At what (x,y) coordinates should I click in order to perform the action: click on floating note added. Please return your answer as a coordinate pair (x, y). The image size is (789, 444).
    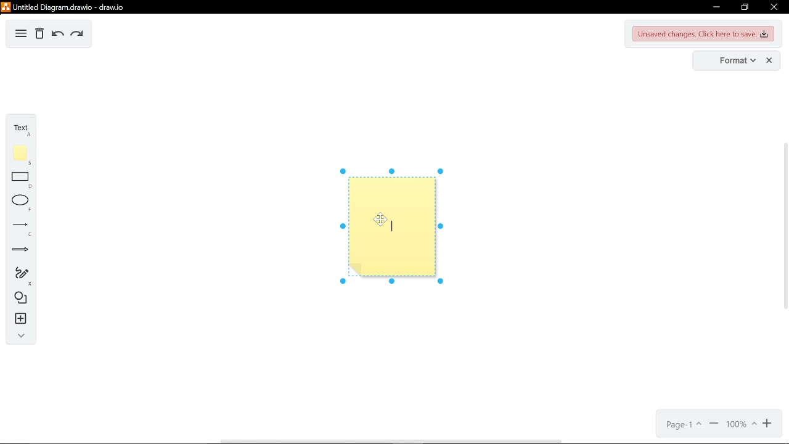
    Looking at the image, I should click on (389, 231).